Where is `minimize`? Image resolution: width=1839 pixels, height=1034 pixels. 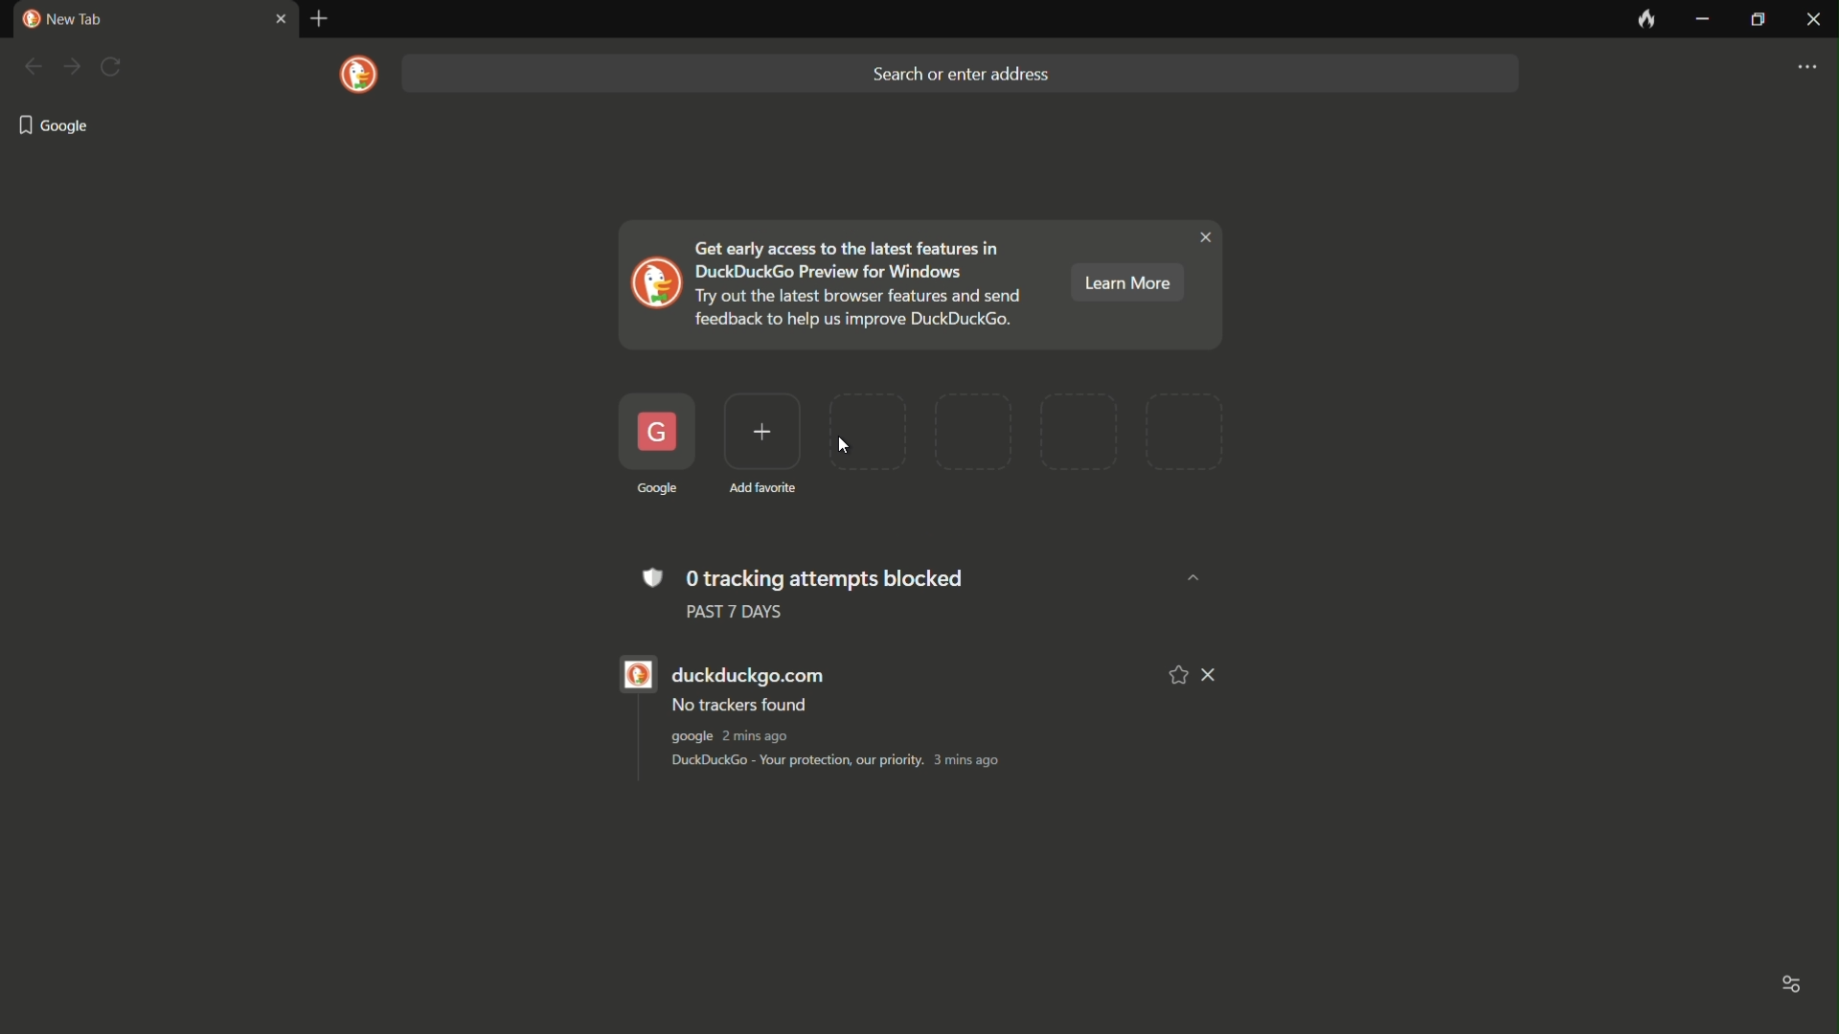
minimize is located at coordinates (1702, 20).